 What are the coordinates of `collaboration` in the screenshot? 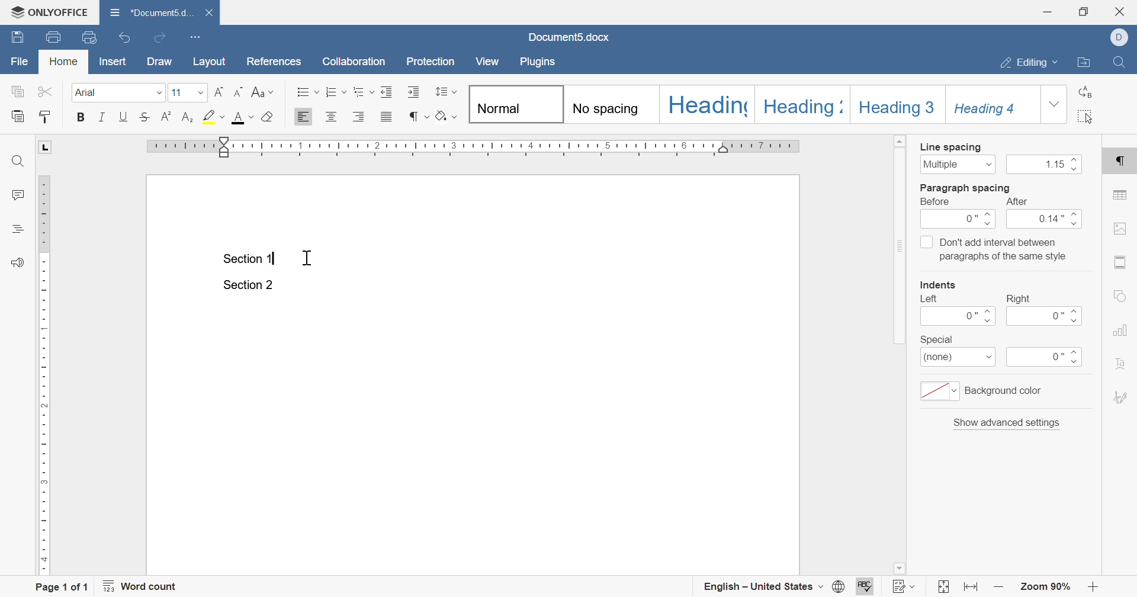 It's located at (358, 64).